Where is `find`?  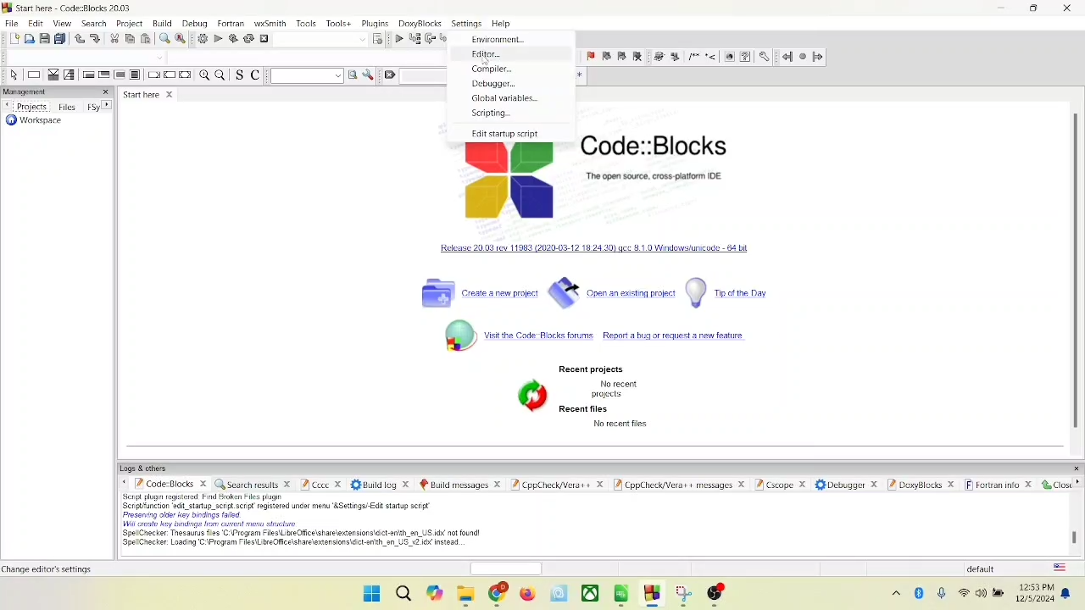 find is located at coordinates (164, 38).